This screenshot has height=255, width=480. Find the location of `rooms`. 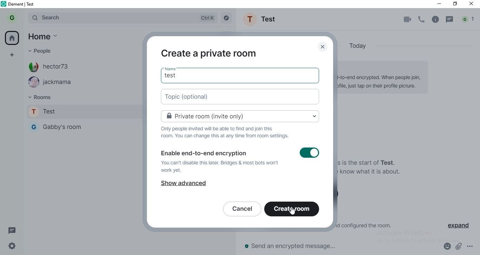

rooms is located at coordinates (47, 97).